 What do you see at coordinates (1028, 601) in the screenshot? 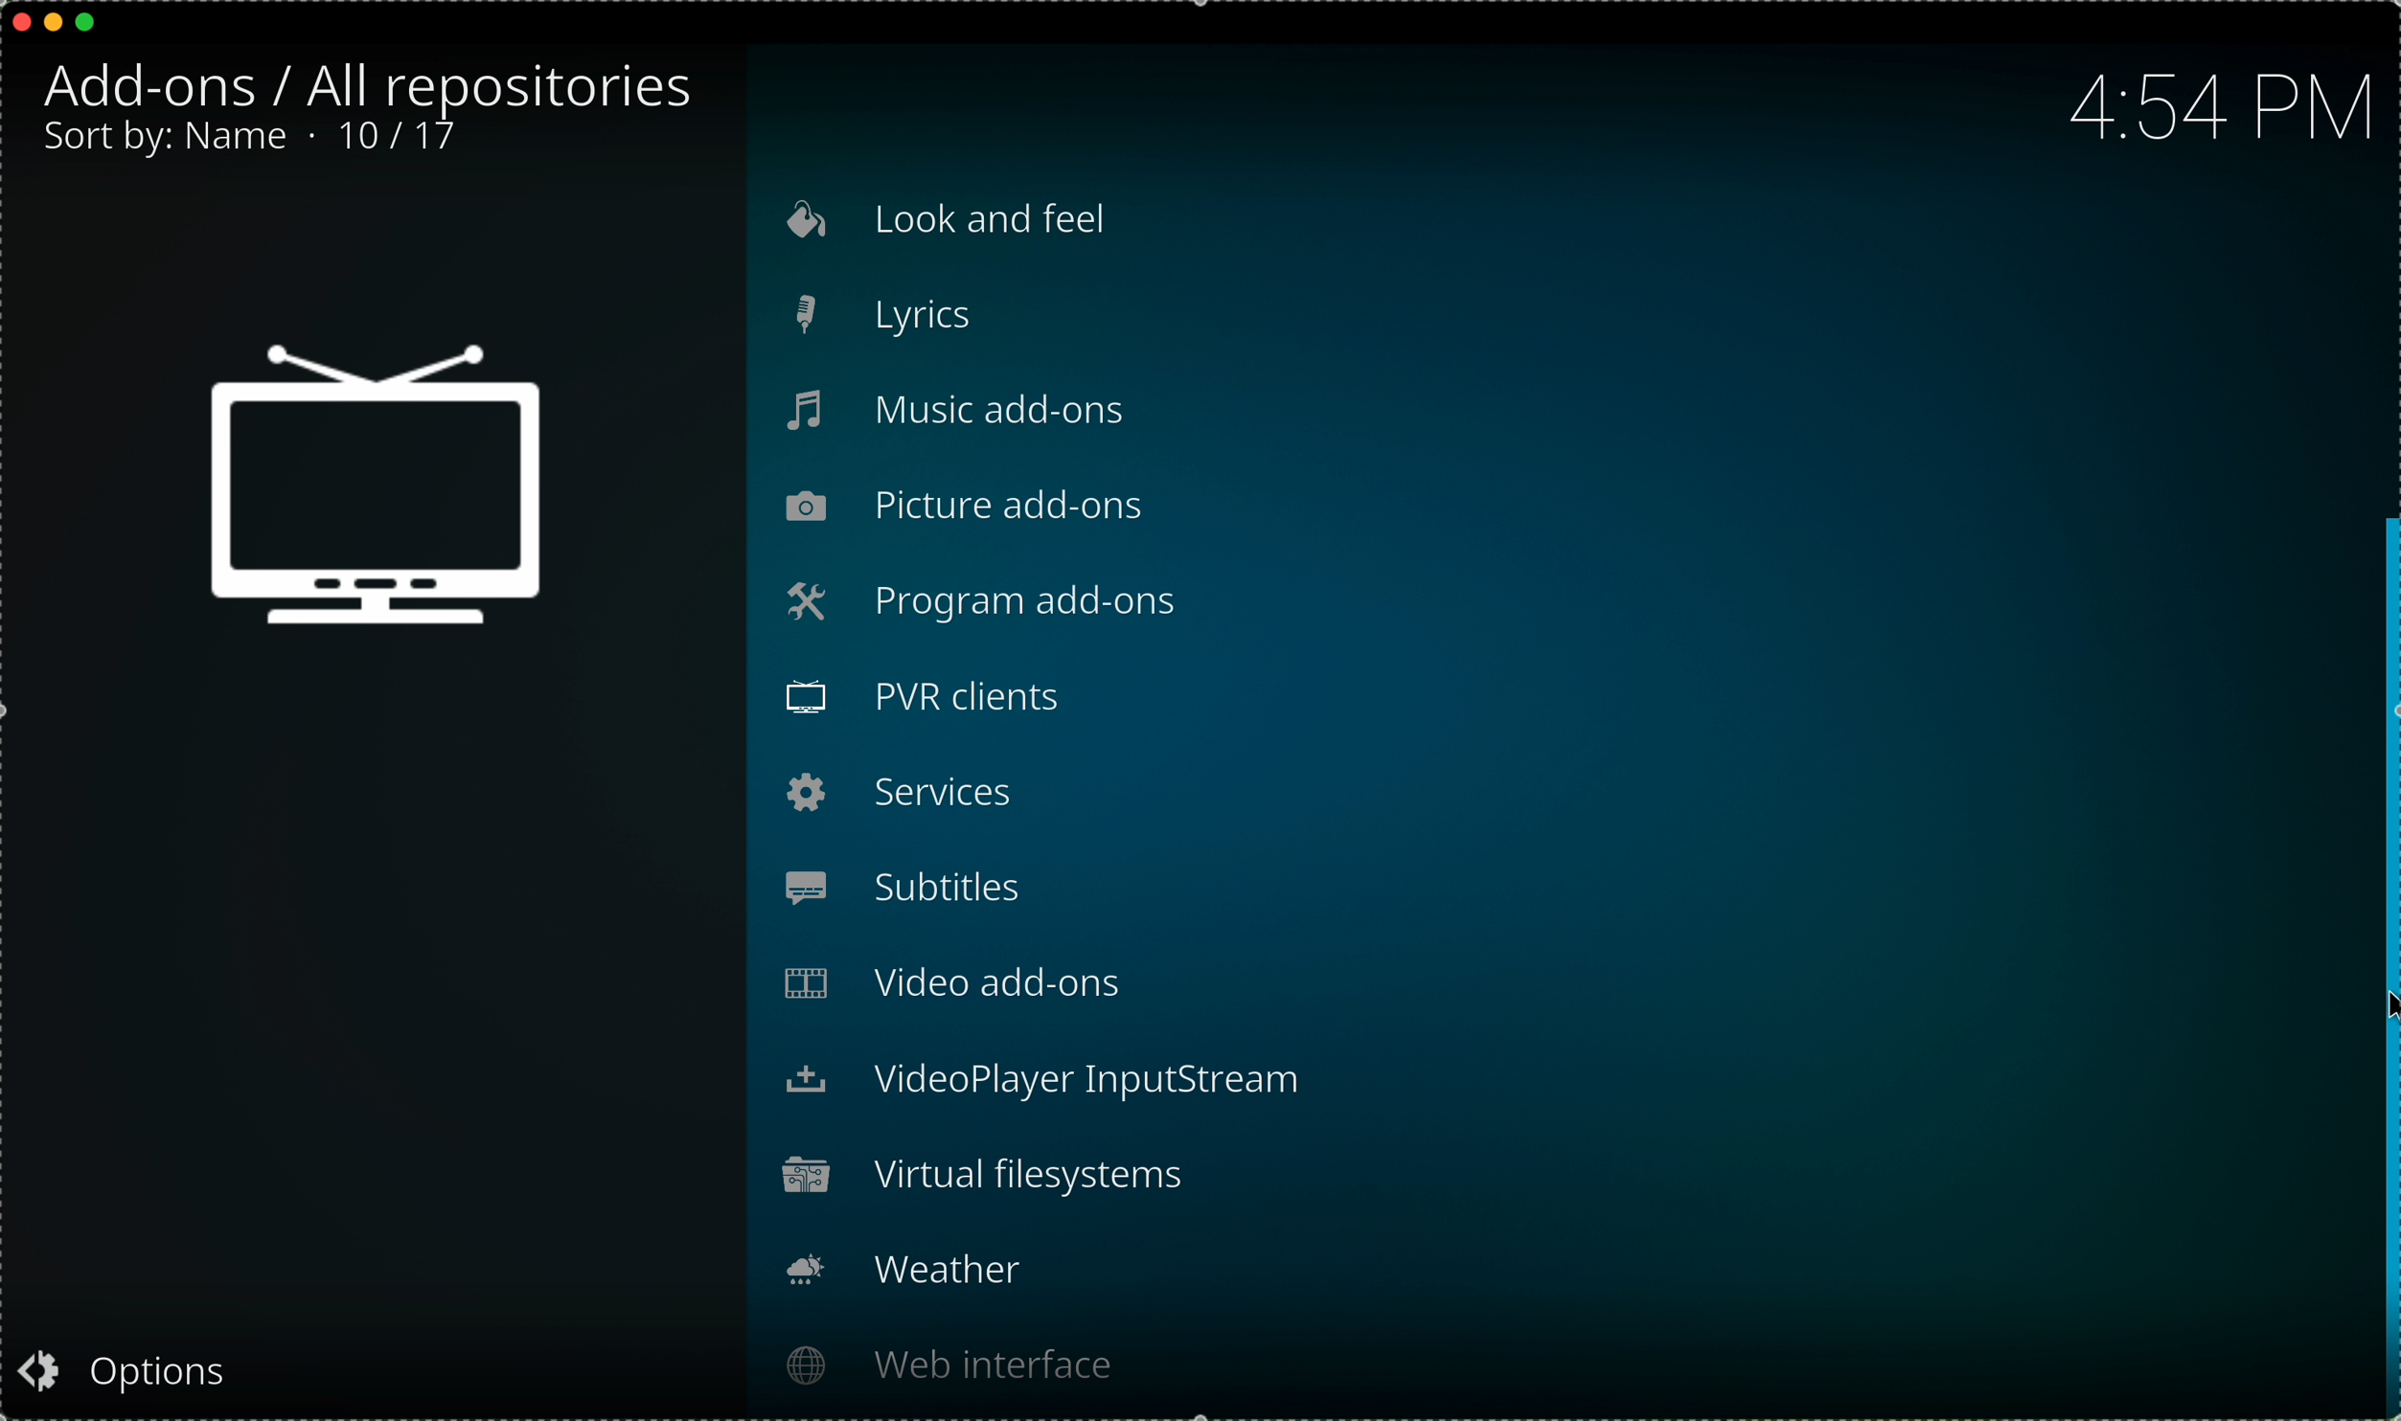
I see `program add-ons` at bounding box center [1028, 601].